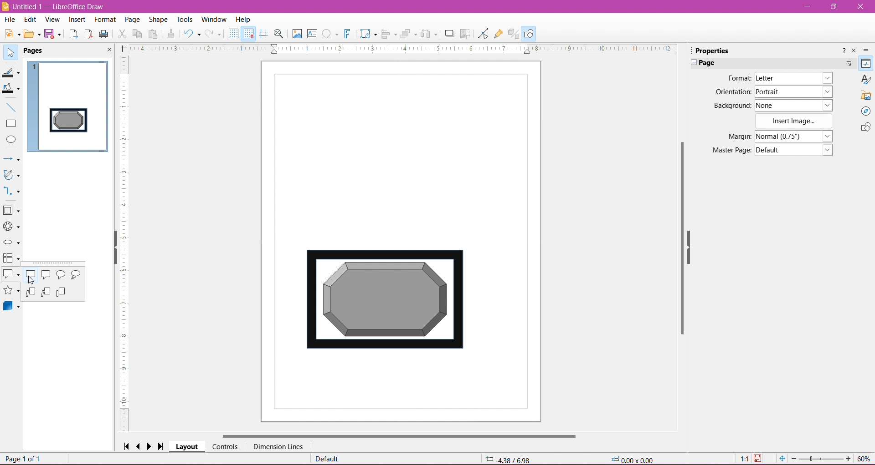 Image resolution: width=875 pixels, height=465 pixels. Describe the element at coordinates (192, 33) in the screenshot. I see `Undo` at that location.